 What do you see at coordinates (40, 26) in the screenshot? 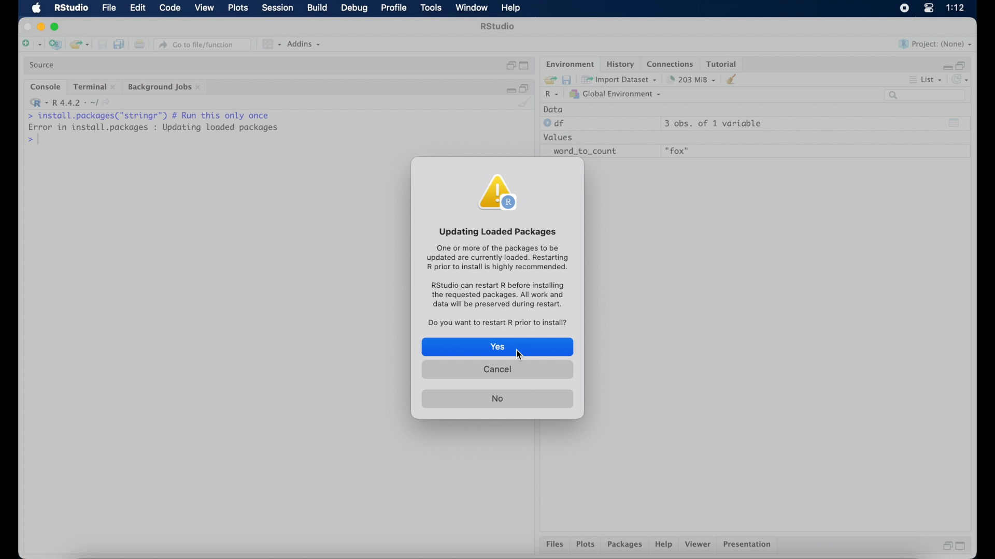
I see `minimize` at bounding box center [40, 26].